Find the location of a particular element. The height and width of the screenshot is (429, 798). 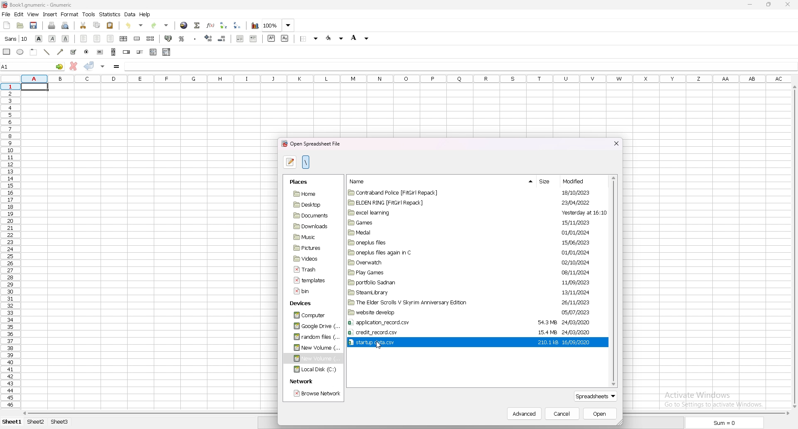

new is located at coordinates (7, 25).